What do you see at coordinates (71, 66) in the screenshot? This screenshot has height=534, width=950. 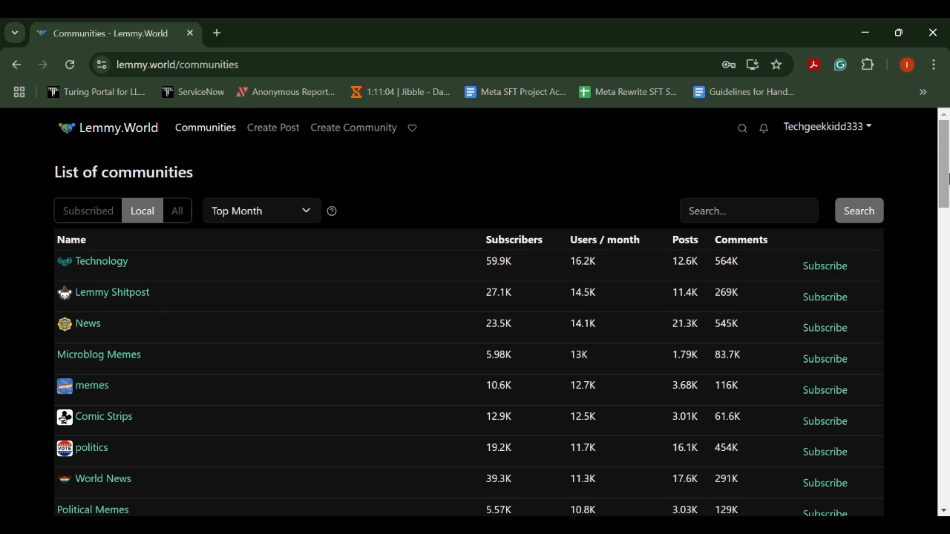 I see `Refresh Webpage` at bounding box center [71, 66].